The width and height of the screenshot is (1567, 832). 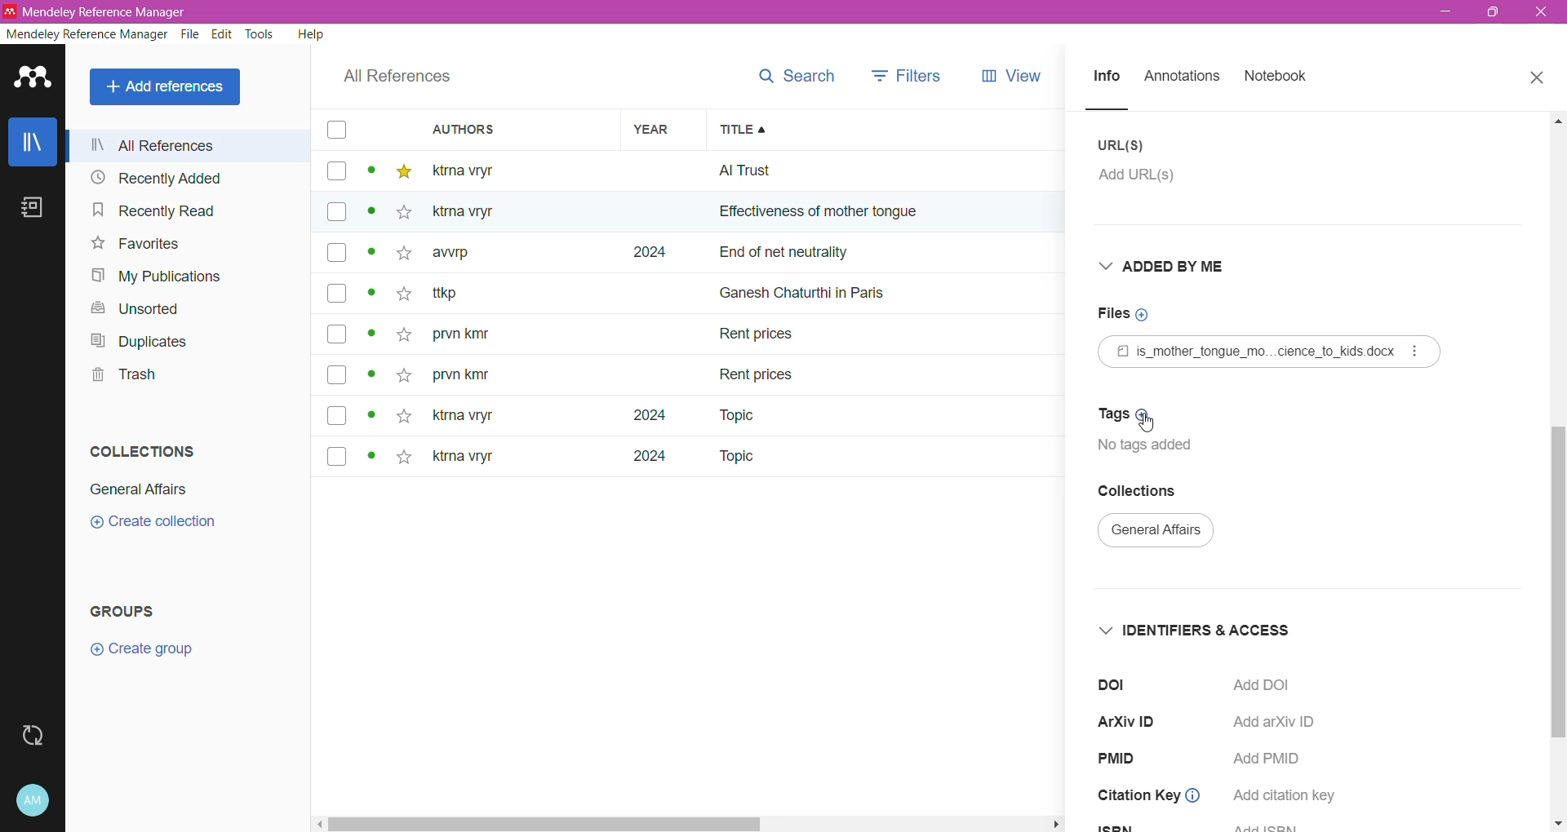 I want to click on box, so click(x=338, y=376).